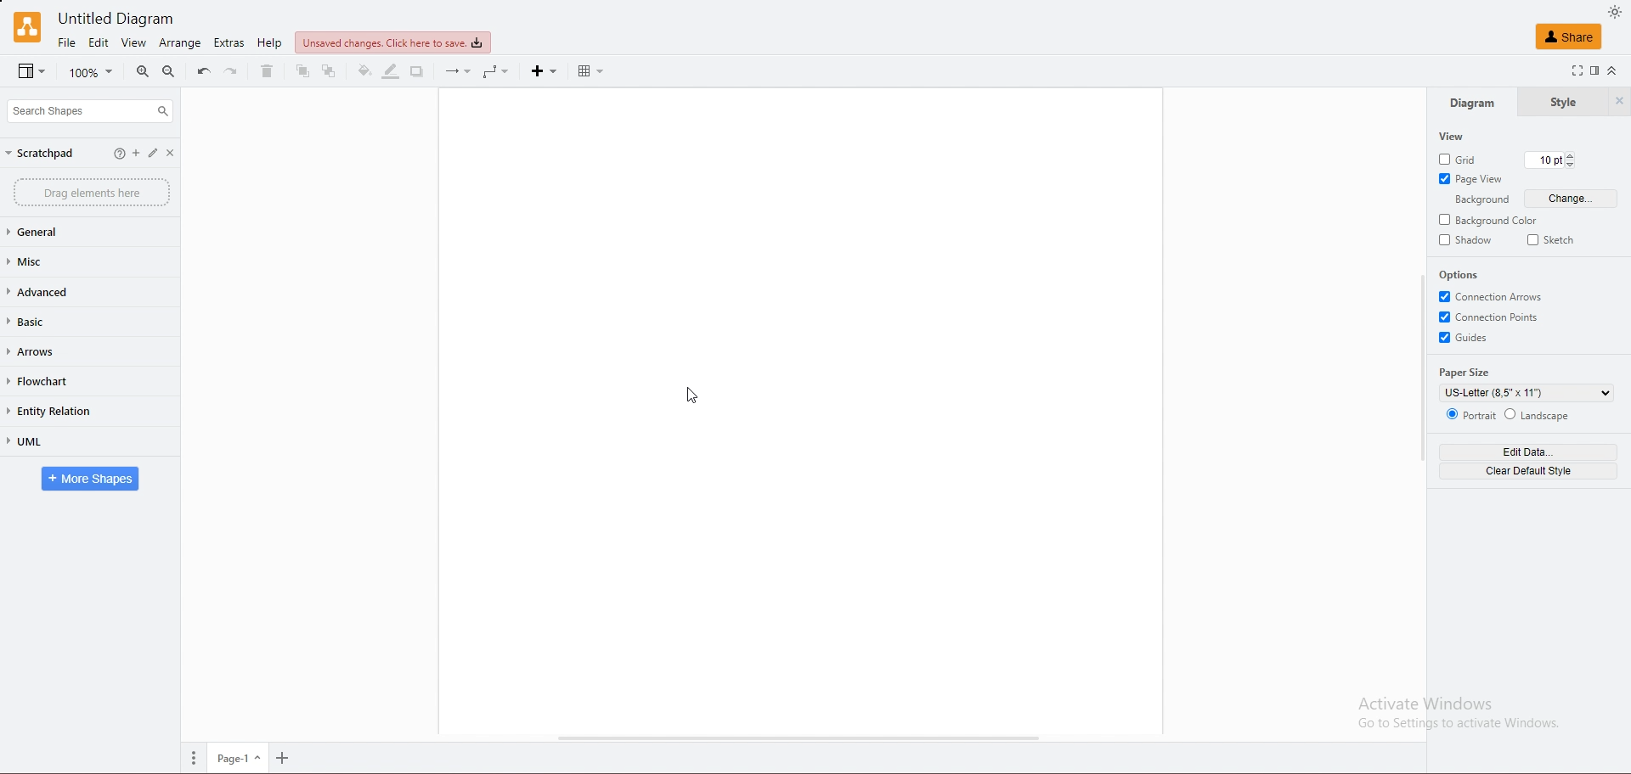 The width and height of the screenshot is (1631, 774). I want to click on view, so click(133, 42).